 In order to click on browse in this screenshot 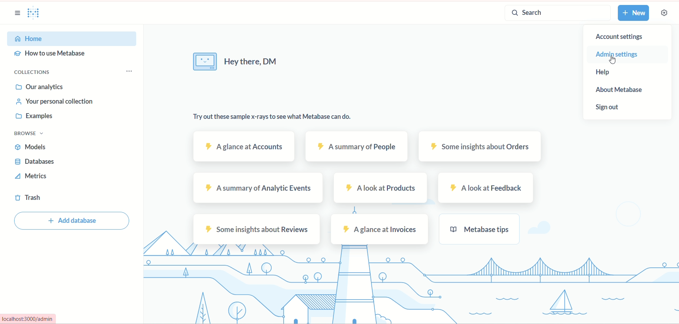, I will do `click(33, 134)`.